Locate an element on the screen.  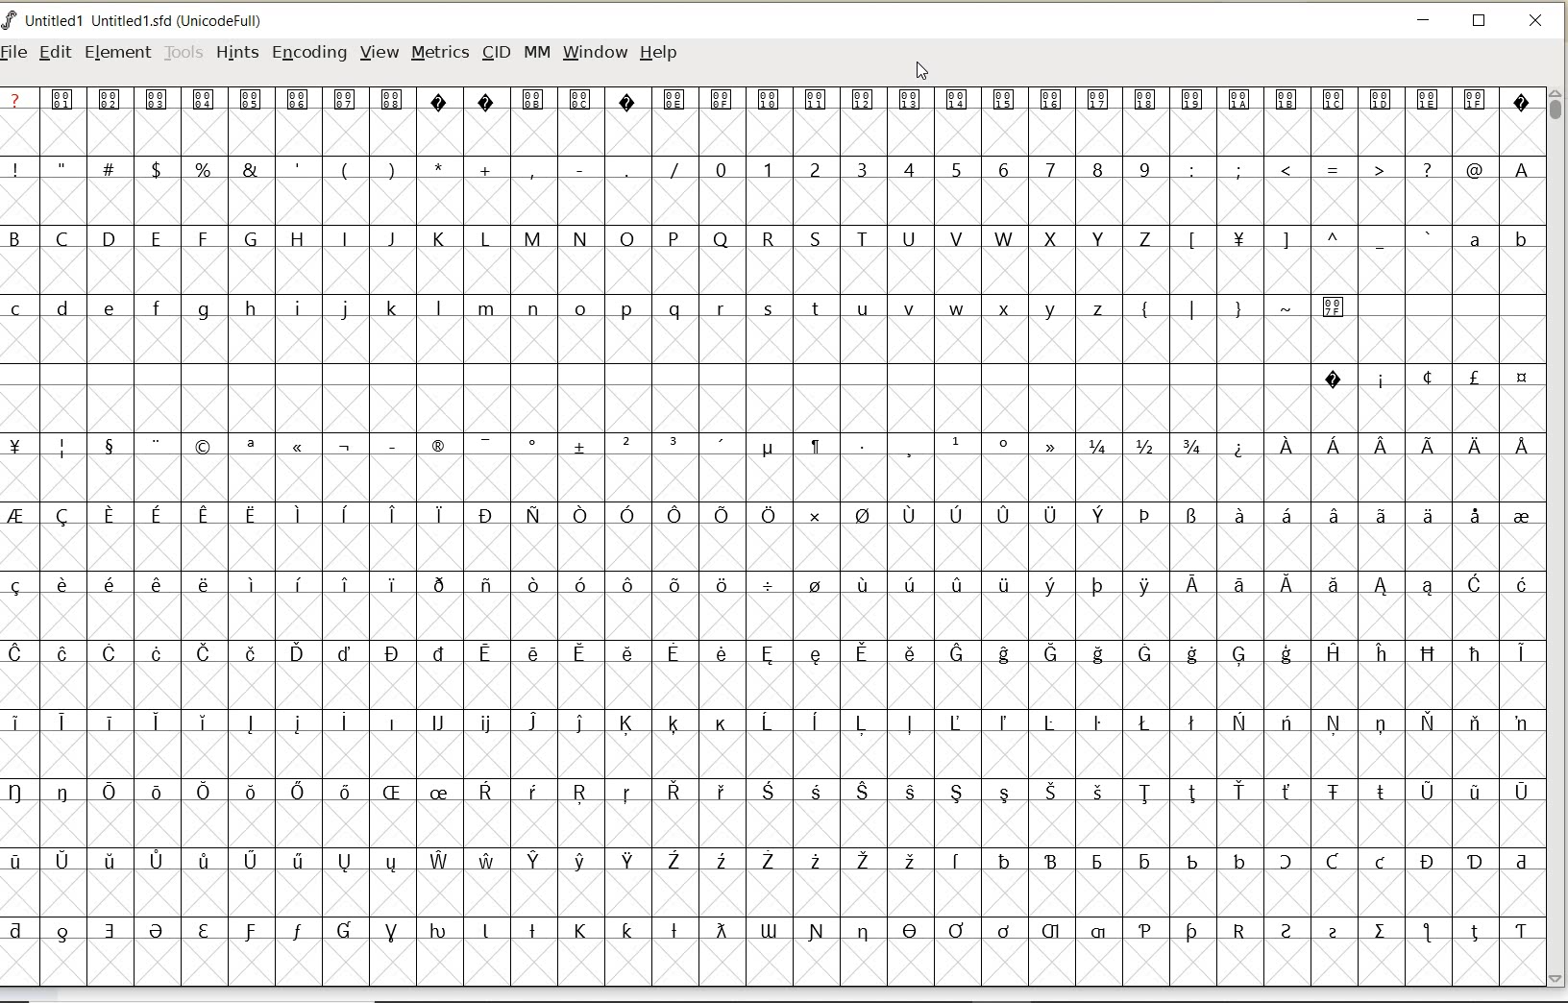
HELP is located at coordinates (658, 51).